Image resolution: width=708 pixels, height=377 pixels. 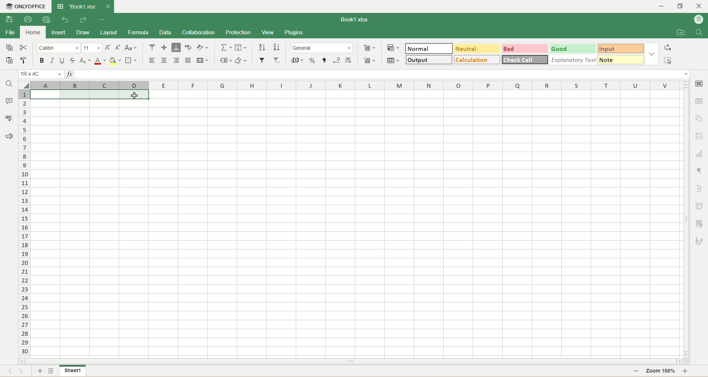 What do you see at coordinates (108, 48) in the screenshot?
I see `increase size` at bounding box center [108, 48].